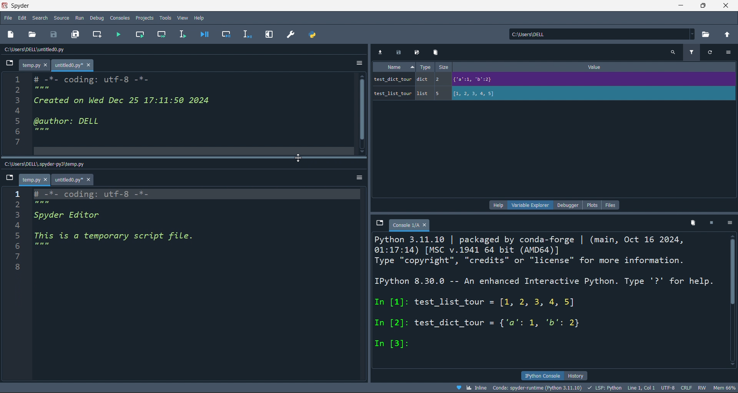 The width and height of the screenshot is (738, 393). I want to click on ipython console, so click(540, 375).